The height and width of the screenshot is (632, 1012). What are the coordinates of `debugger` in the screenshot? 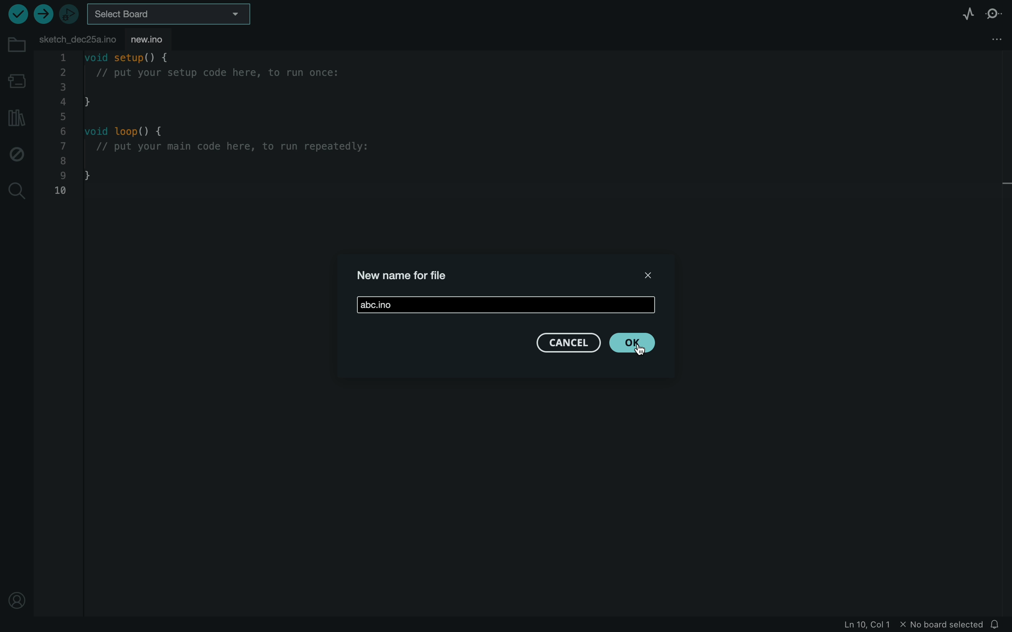 It's located at (70, 15).